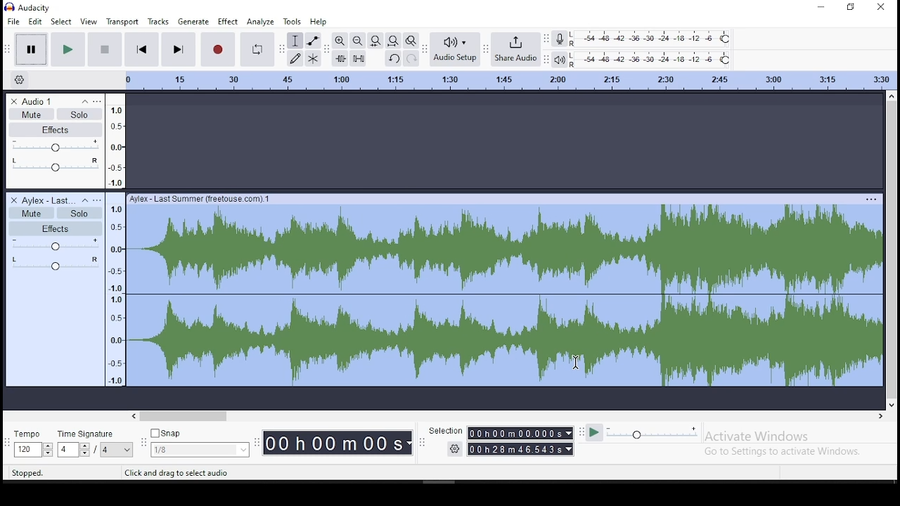 This screenshot has height=506, width=900. Describe the element at coordinates (13, 200) in the screenshot. I see `delete track` at that location.